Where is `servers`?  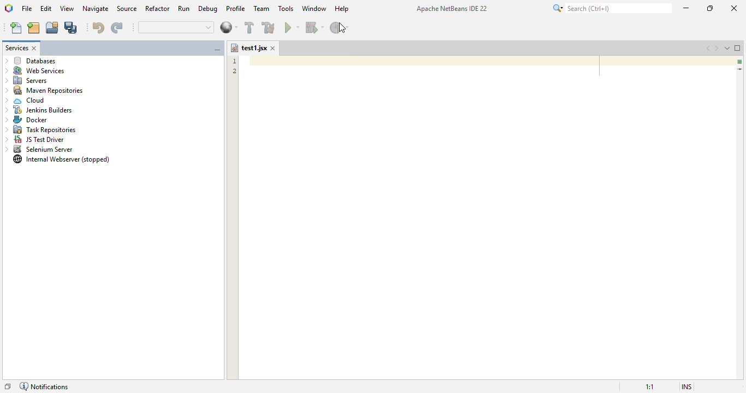
servers is located at coordinates (27, 80).